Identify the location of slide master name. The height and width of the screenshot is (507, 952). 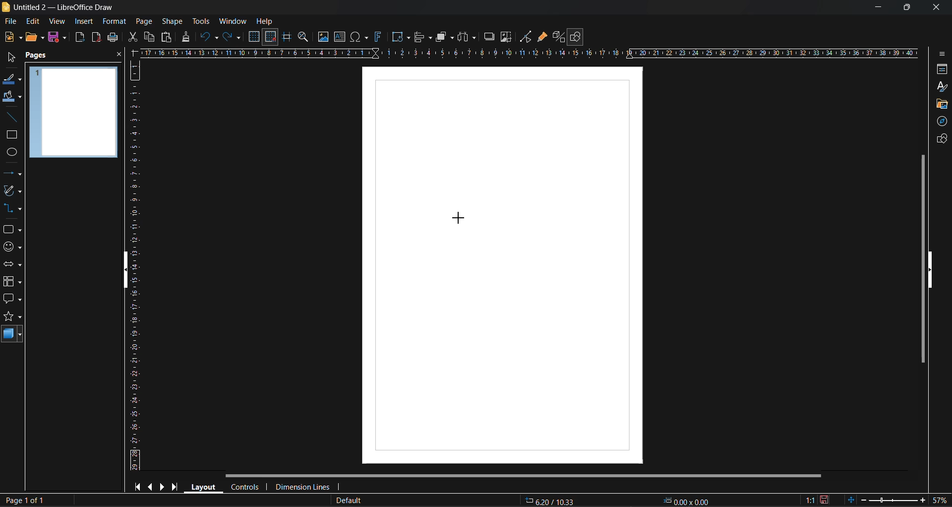
(350, 501).